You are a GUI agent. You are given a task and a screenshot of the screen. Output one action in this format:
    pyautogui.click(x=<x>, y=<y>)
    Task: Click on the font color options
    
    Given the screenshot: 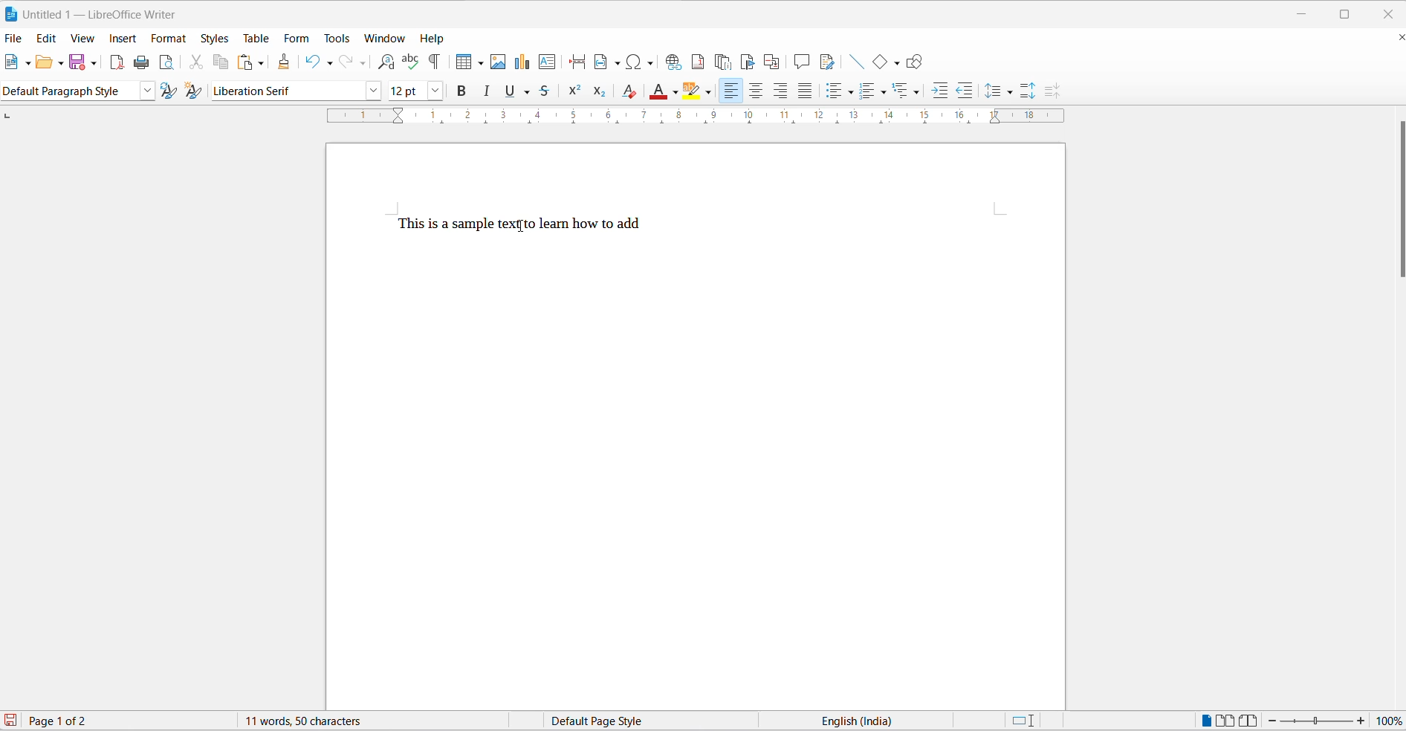 What is the action you would take?
    pyautogui.click(x=676, y=92)
    